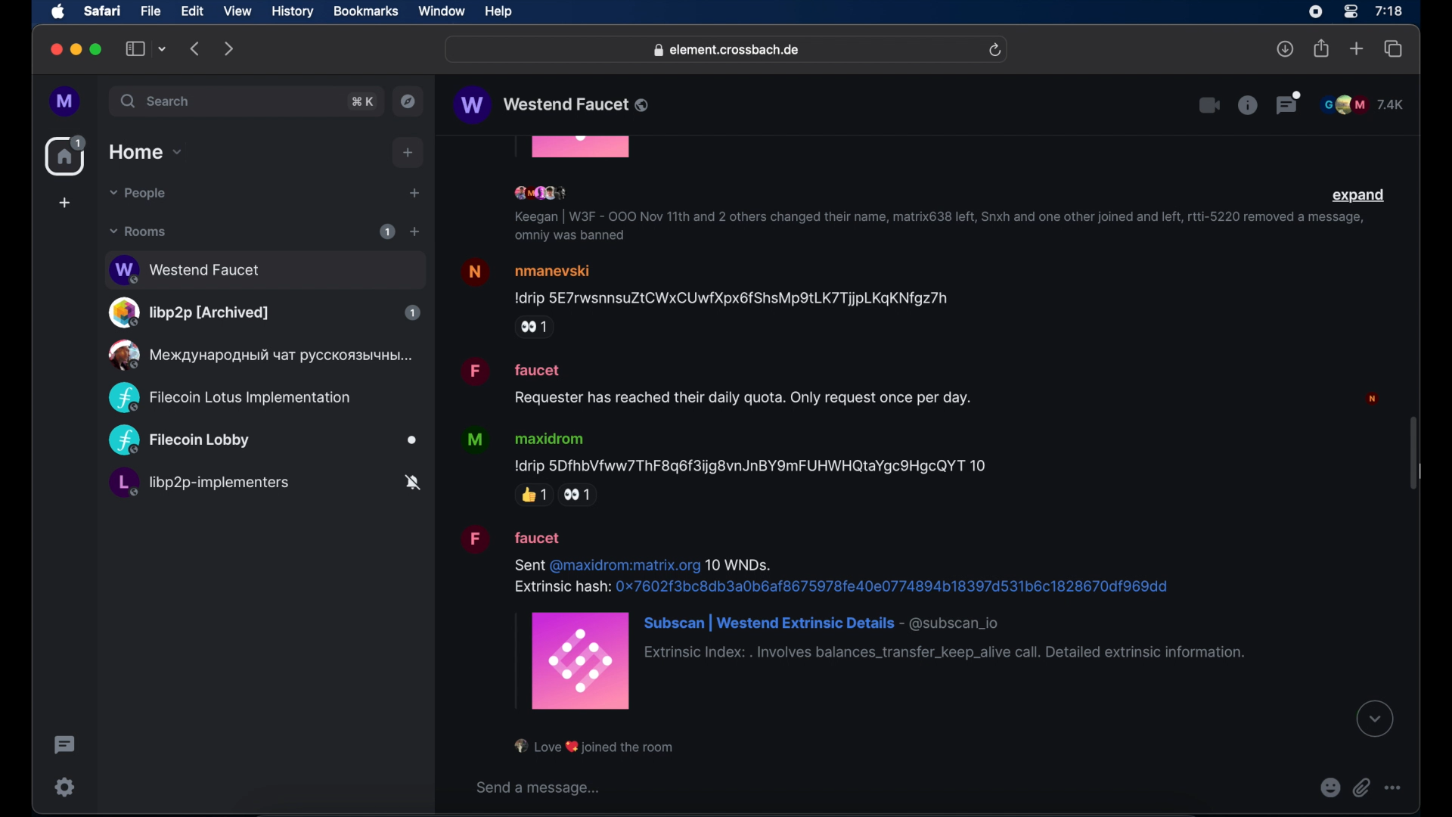 The height and width of the screenshot is (817, 1452). Describe the element at coordinates (1362, 104) in the screenshot. I see `participants` at that location.